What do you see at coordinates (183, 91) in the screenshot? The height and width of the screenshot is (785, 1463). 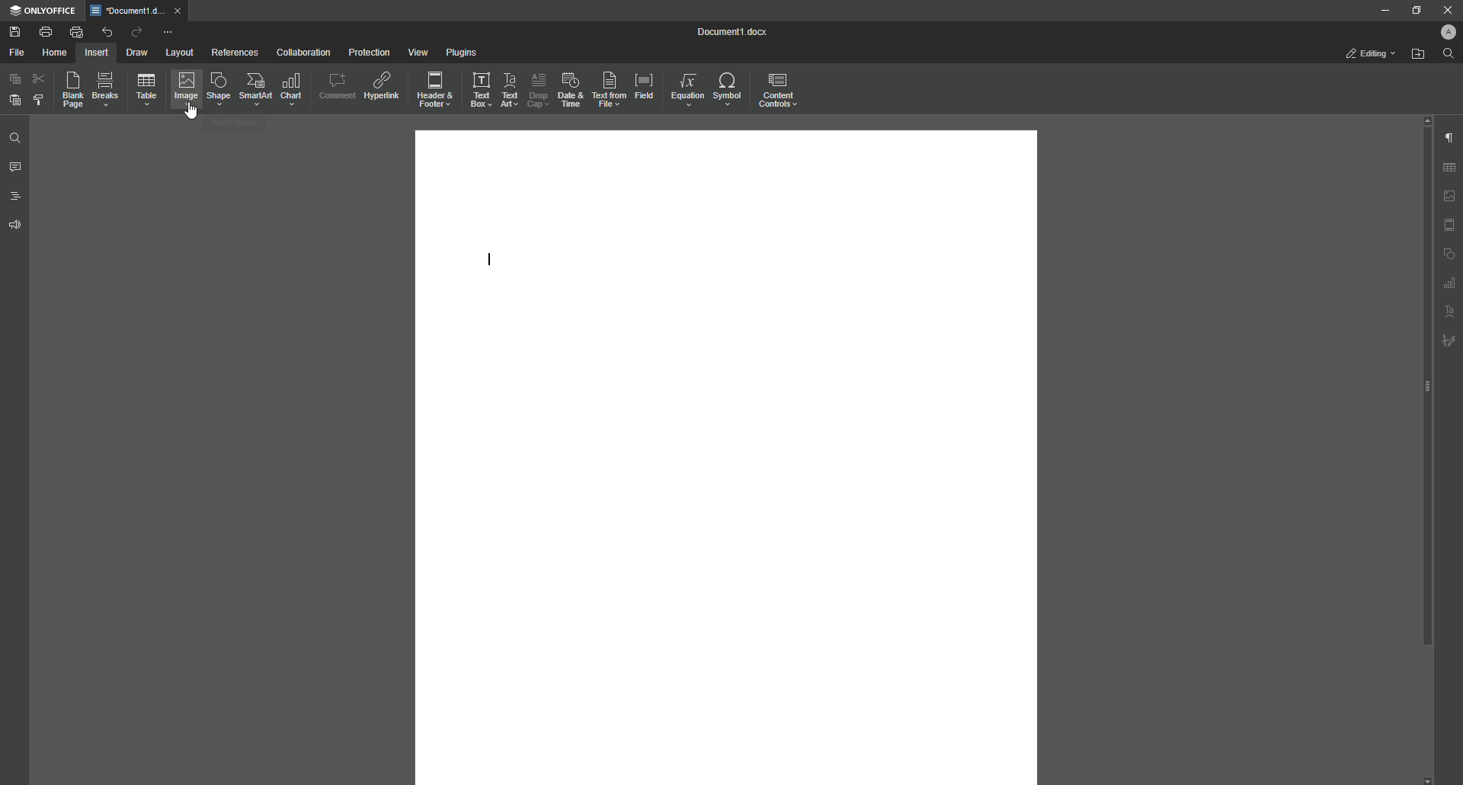 I see `Image` at bounding box center [183, 91].